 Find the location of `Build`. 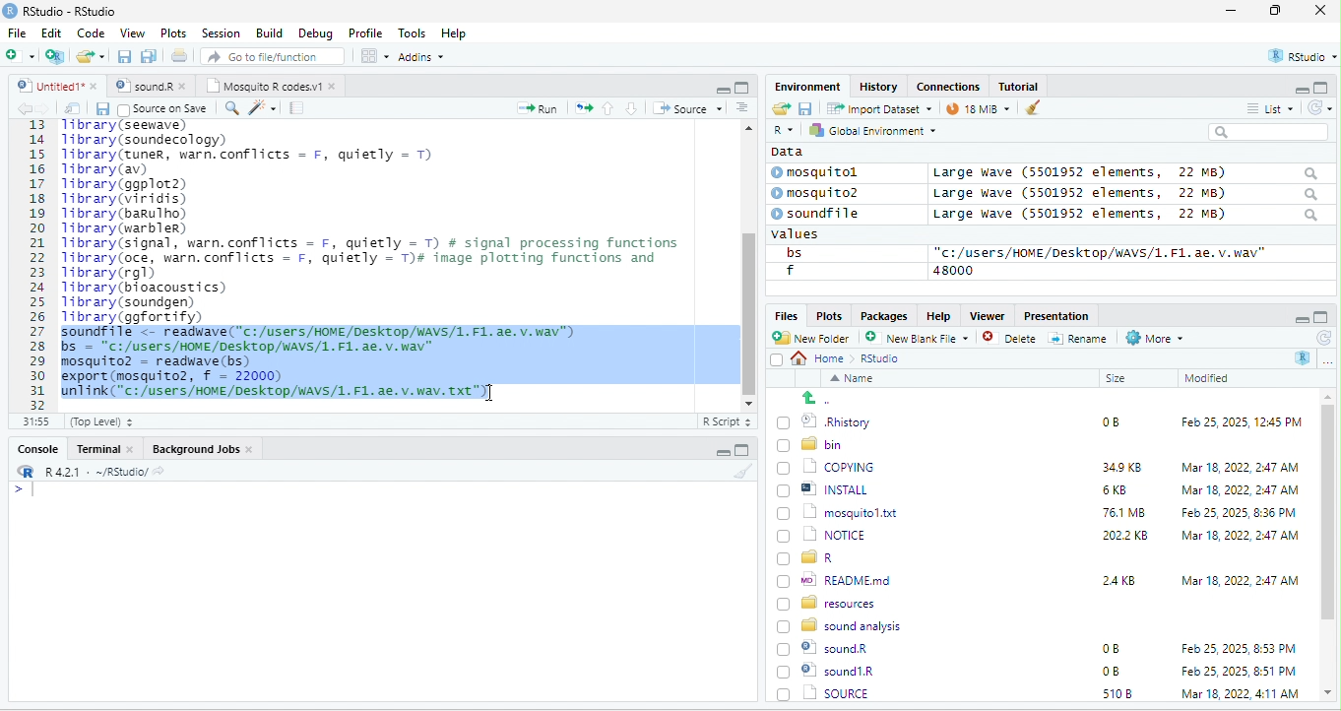

Build is located at coordinates (270, 32).